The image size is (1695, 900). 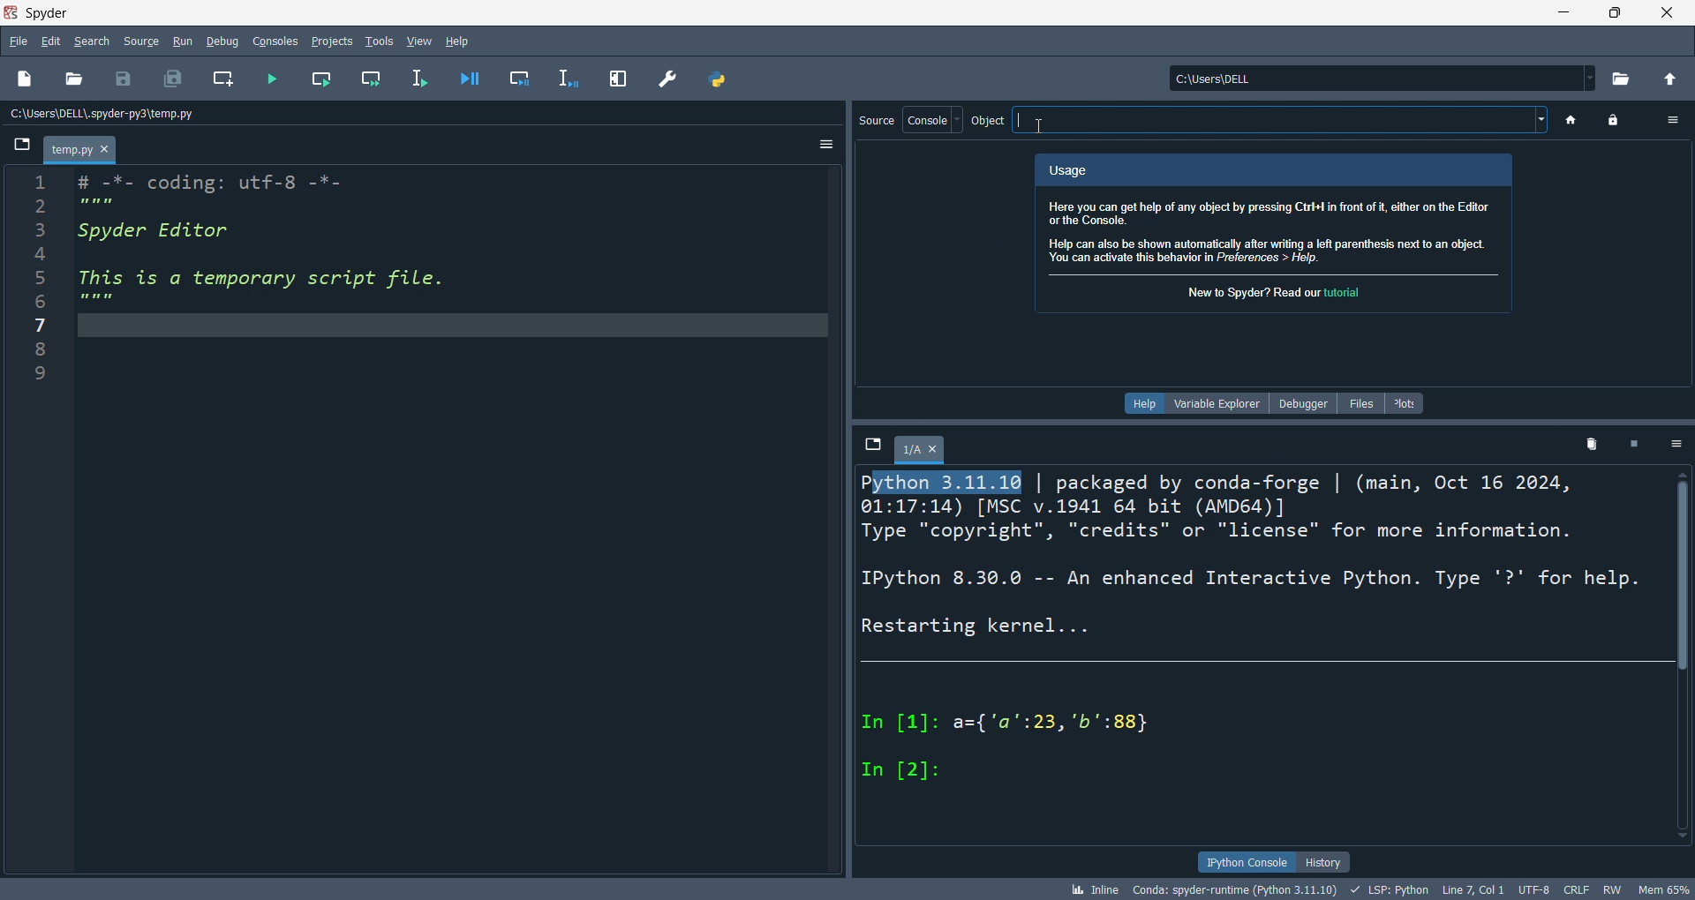 What do you see at coordinates (1608, 121) in the screenshot?
I see `lock` at bounding box center [1608, 121].